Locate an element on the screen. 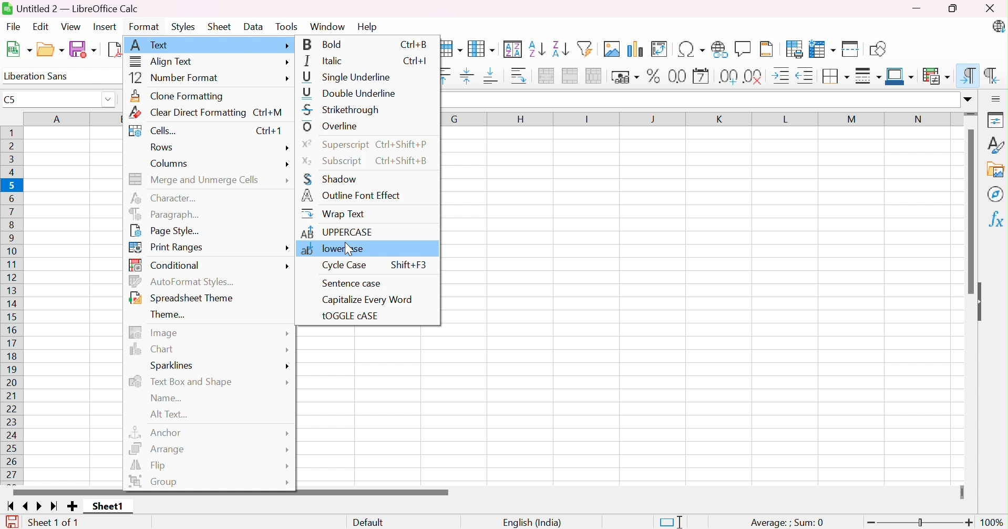 This screenshot has height=529, width=1008. C5 is located at coordinates (11, 100).